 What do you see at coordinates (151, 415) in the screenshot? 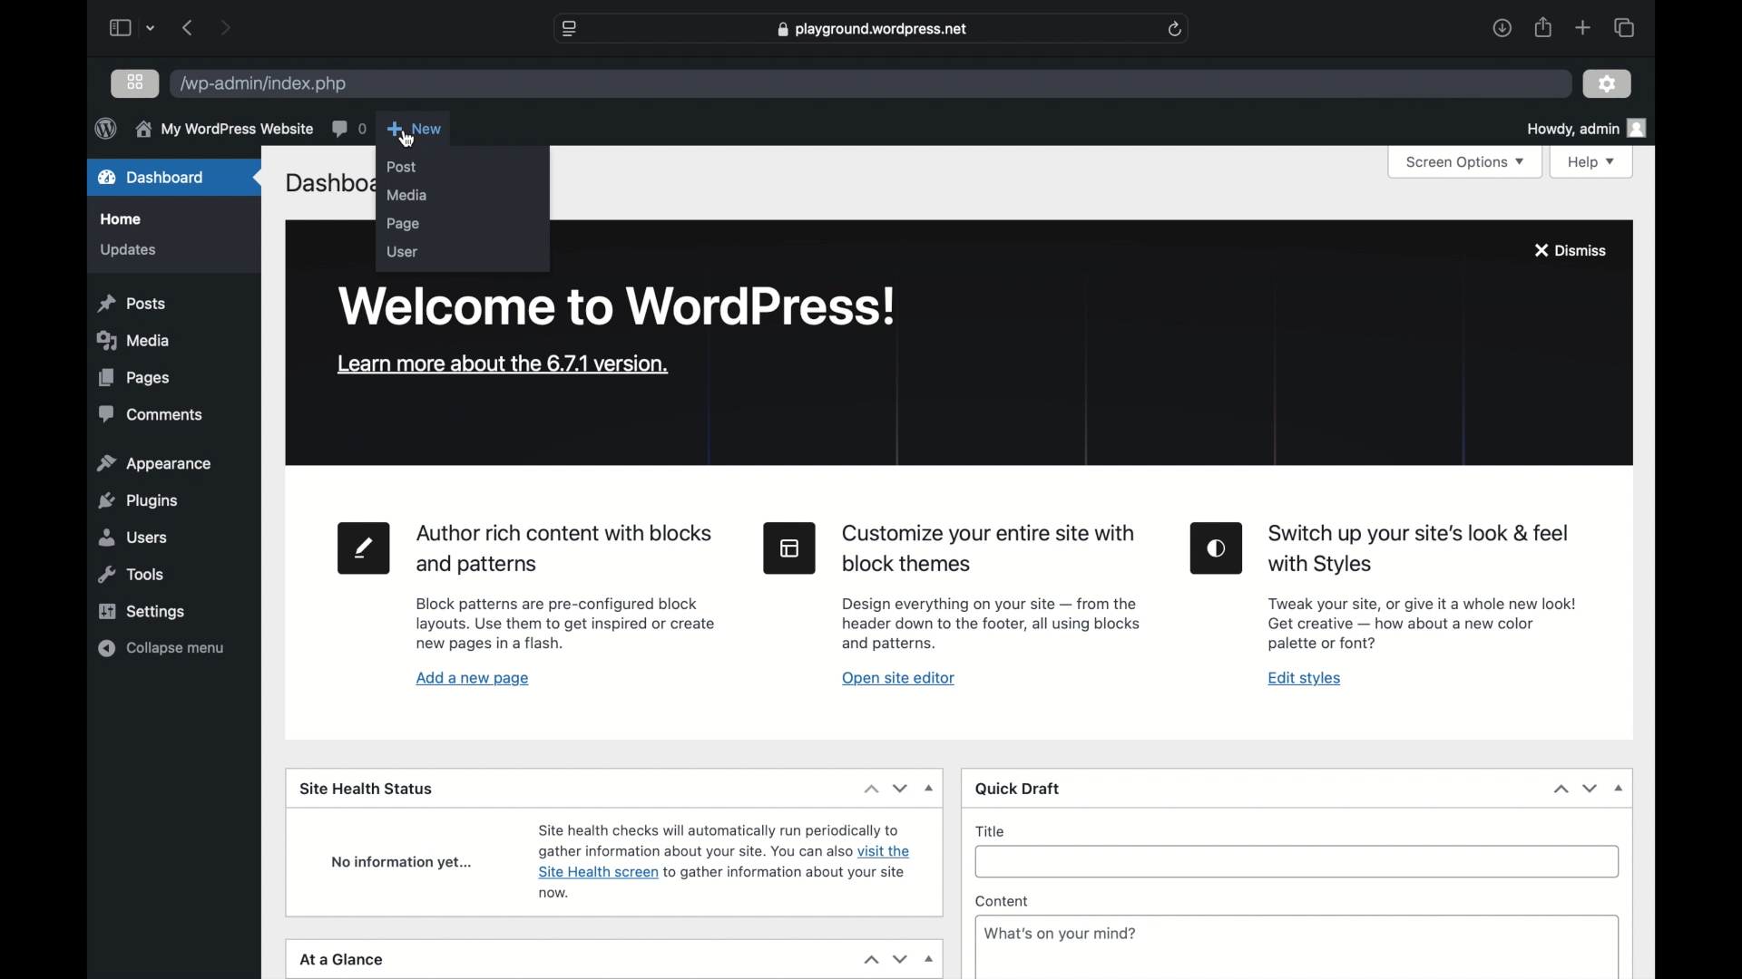
I see `comments` at bounding box center [151, 415].